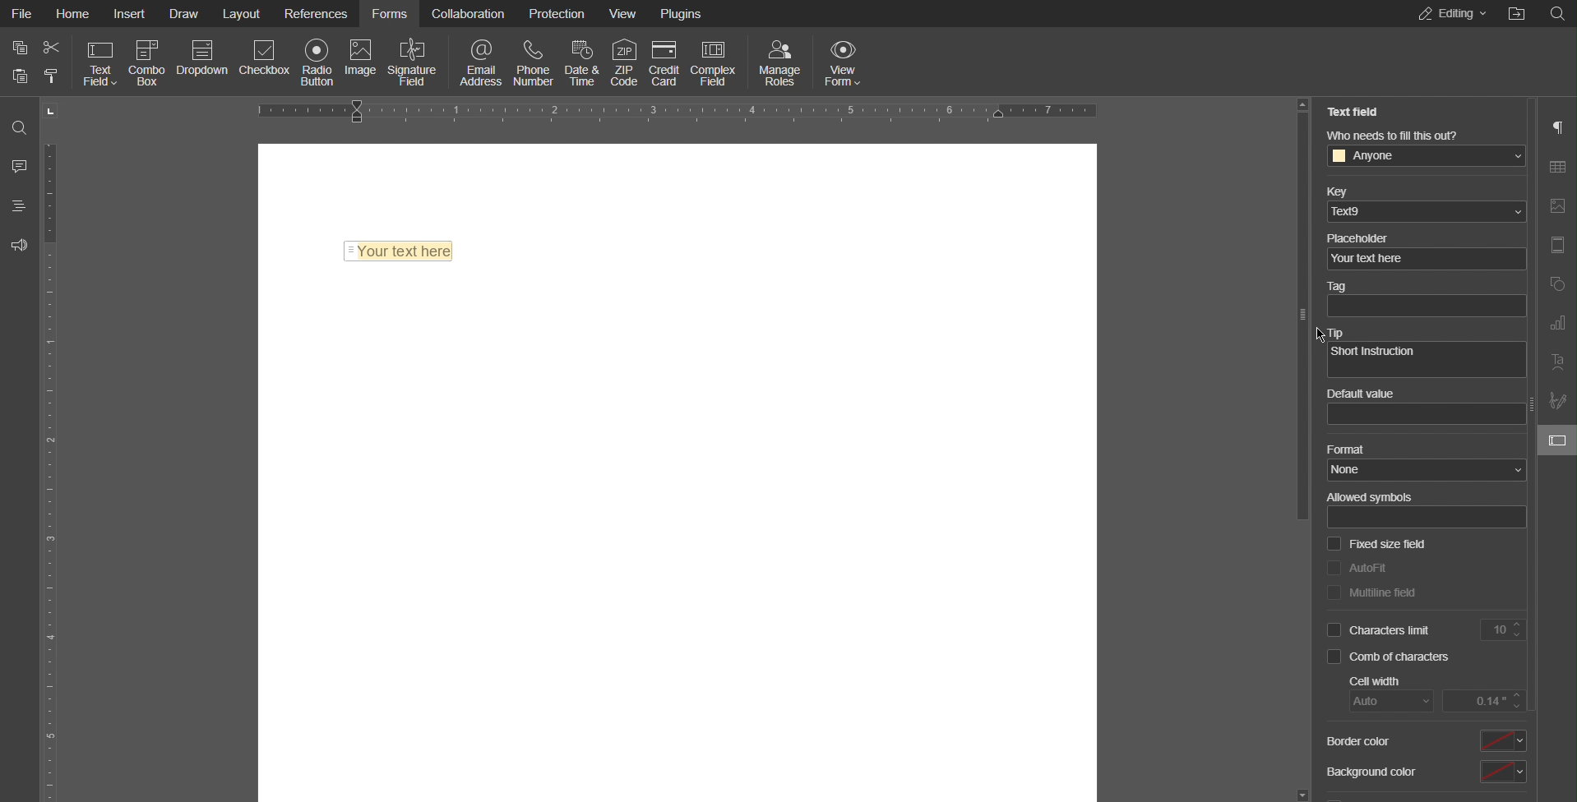  Describe the element at coordinates (318, 62) in the screenshot. I see `Radio Button` at that location.